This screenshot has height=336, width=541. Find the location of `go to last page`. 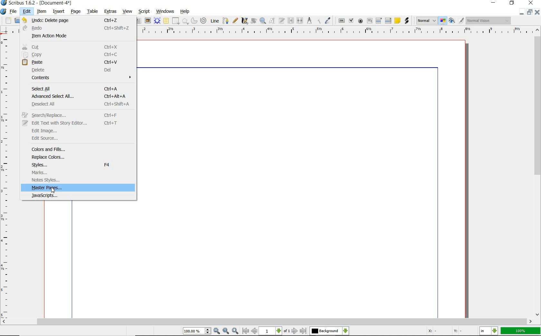

go to last page is located at coordinates (303, 331).